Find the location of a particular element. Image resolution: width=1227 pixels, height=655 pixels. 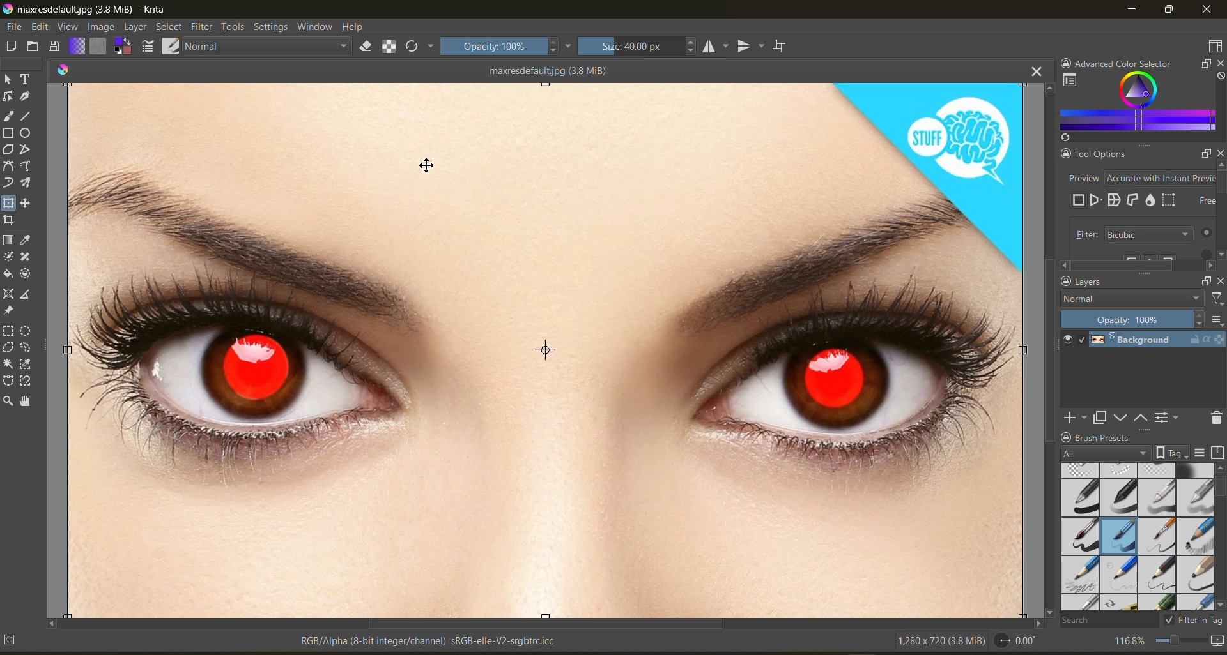

fill patterns is located at coordinates (100, 47).